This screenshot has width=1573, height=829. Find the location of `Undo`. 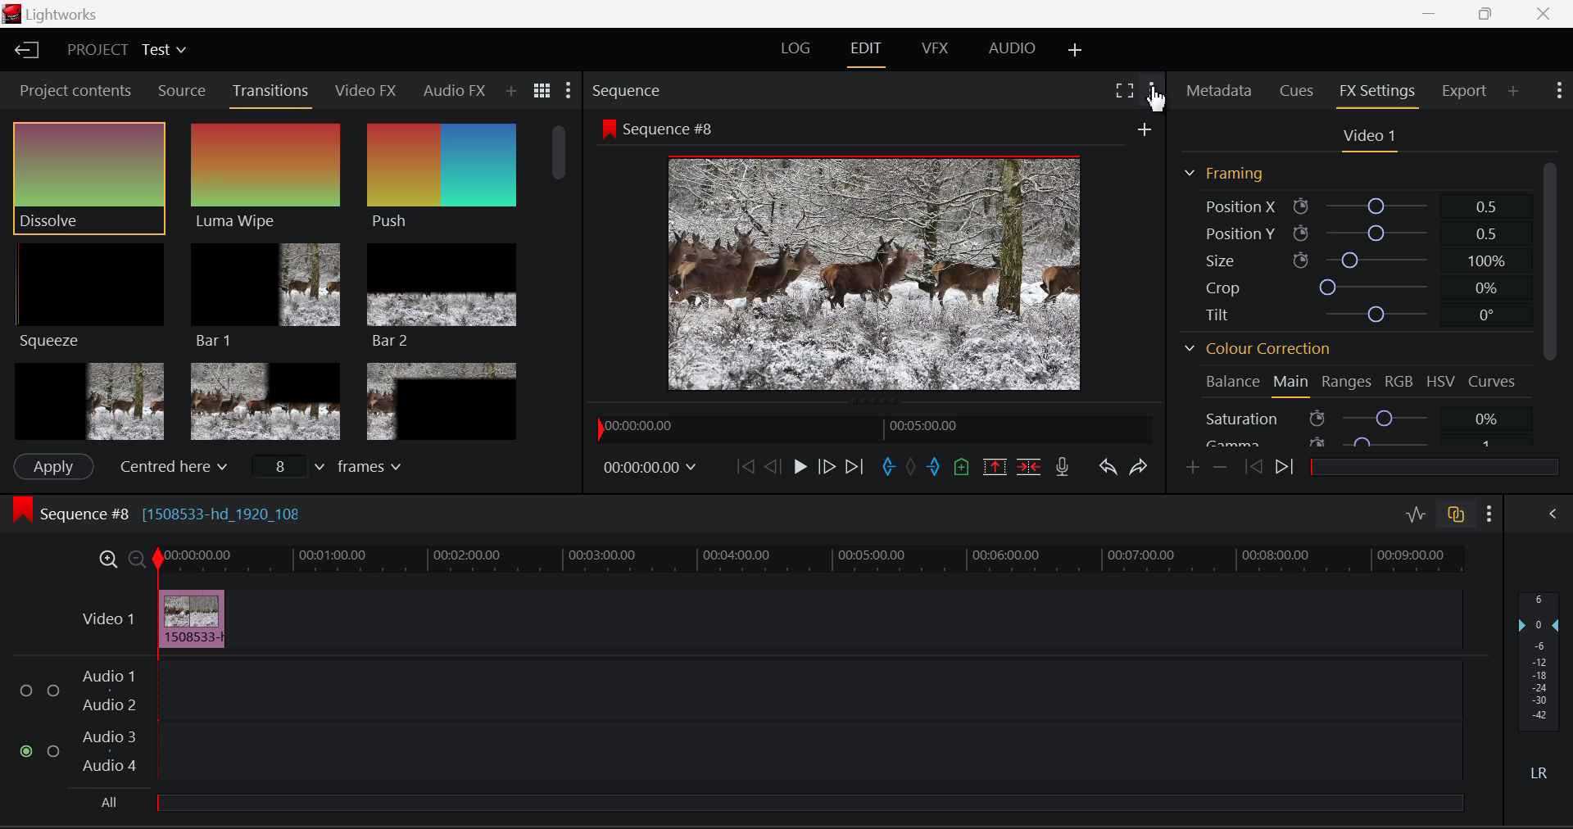

Undo is located at coordinates (1107, 466).